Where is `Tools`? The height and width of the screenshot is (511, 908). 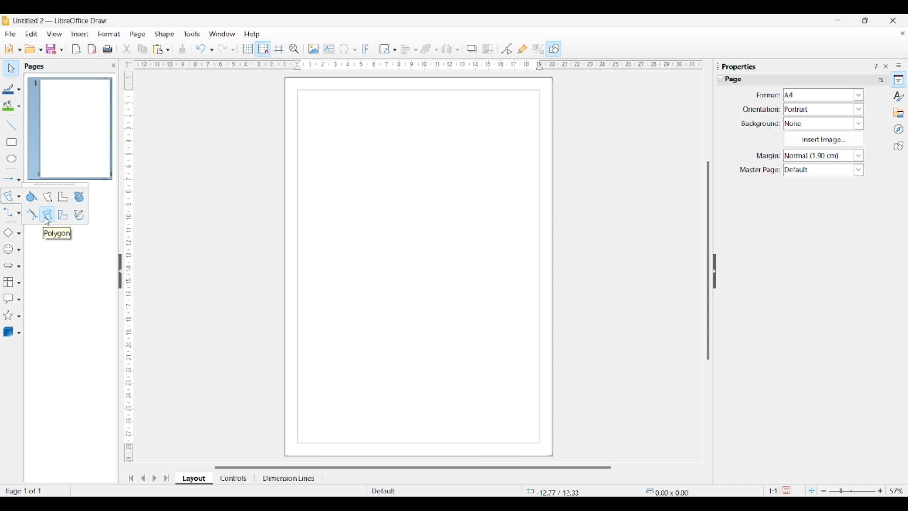
Tools is located at coordinates (192, 34).